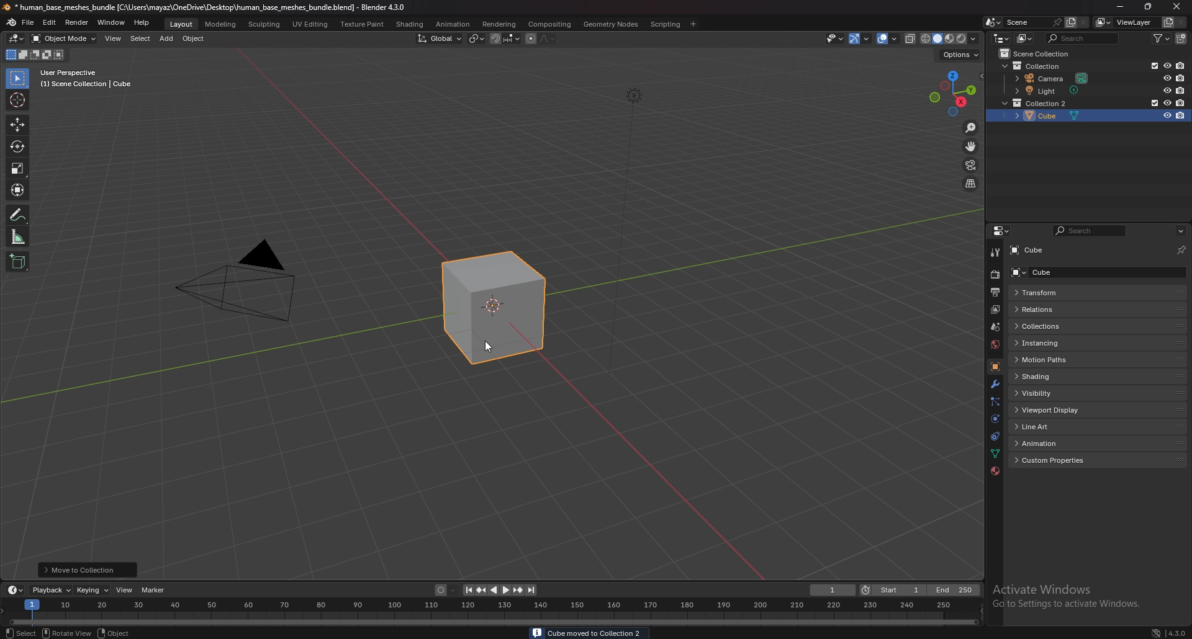  I want to click on add scene, so click(1070, 22).